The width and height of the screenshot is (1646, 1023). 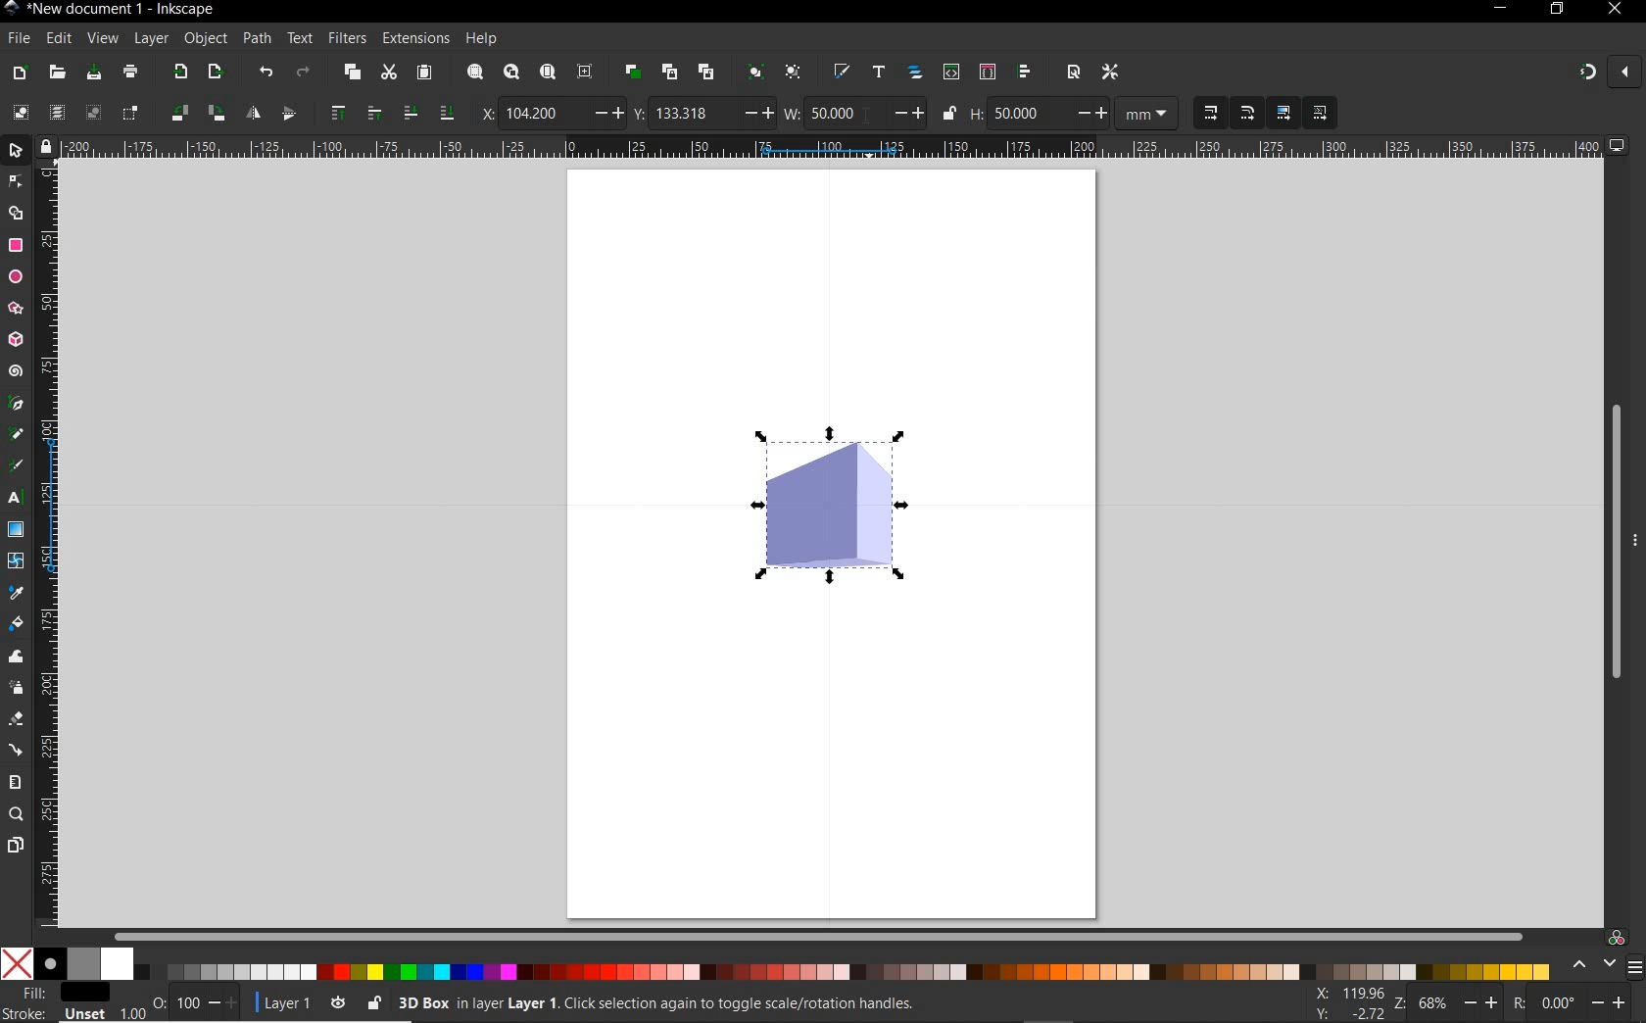 I want to click on lock, so click(x=45, y=146).